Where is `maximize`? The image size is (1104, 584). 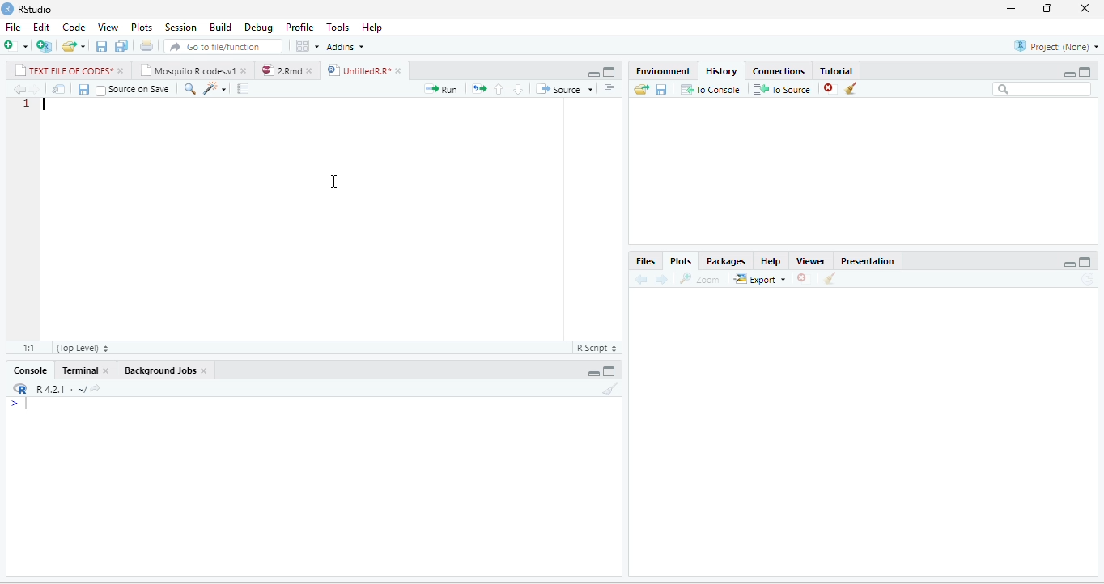 maximize is located at coordinates (609, 370).